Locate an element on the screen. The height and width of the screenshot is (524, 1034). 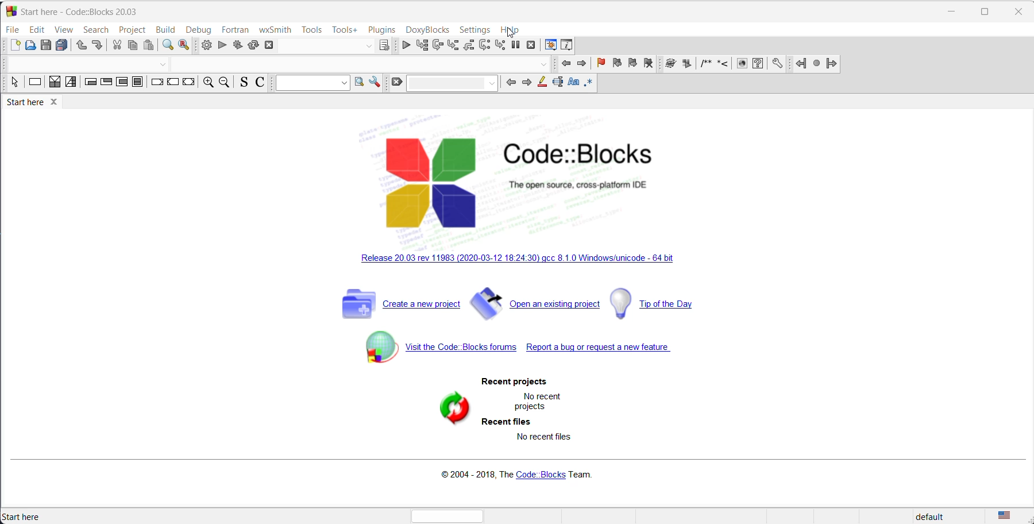
cut is located at coordinates (115, 45).